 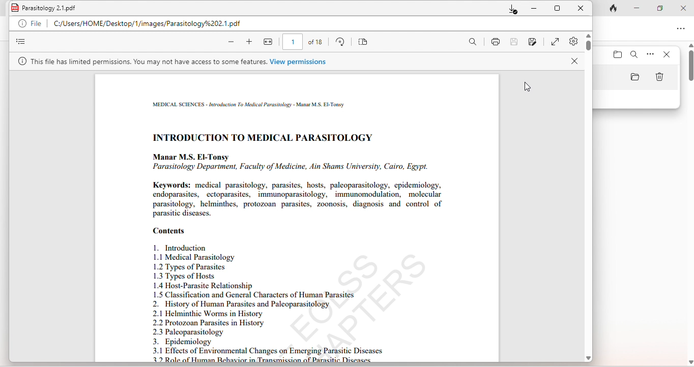 What do you see at coordinates (572, 42) in the screenshot?
I see `settings` at bounding box center [572, 42].